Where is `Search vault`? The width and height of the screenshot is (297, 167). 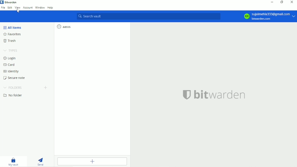 Search vault is located at coordinates (149, 17).